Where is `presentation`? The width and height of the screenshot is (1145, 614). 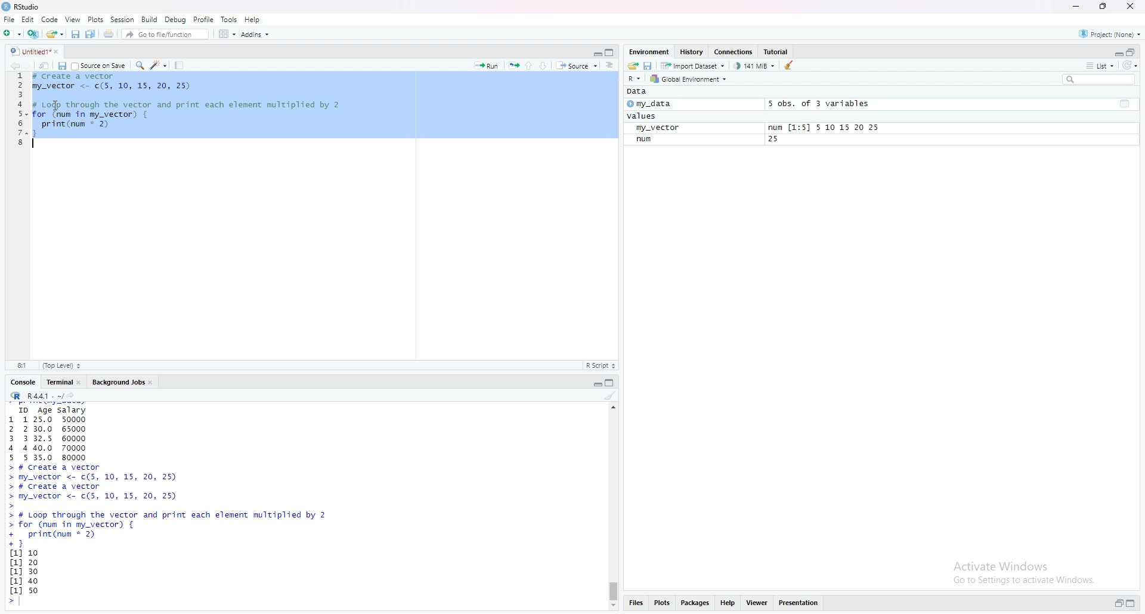 presentation is located at coordinates (800, 602).